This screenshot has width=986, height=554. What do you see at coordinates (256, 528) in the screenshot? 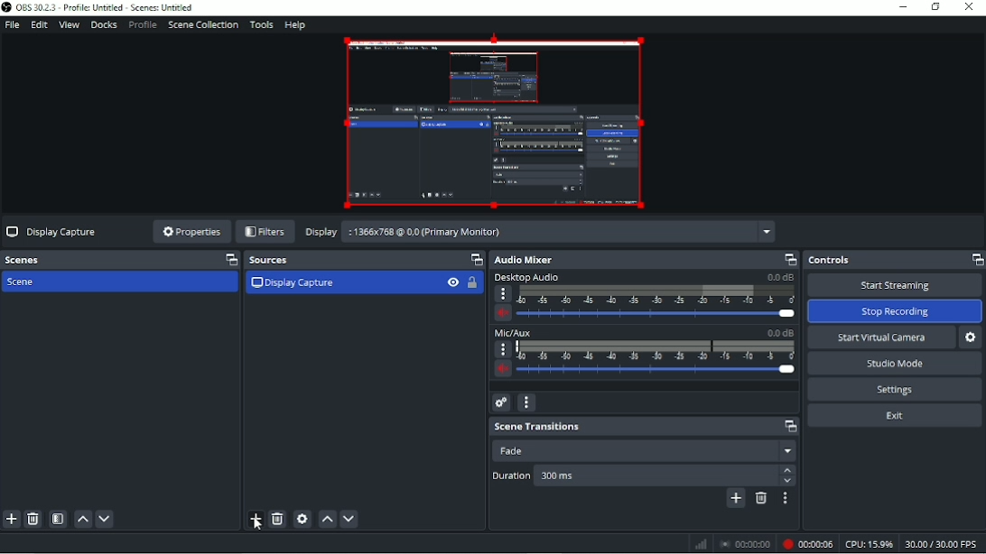
I see `Pointer` at bounding box center [256, 528].